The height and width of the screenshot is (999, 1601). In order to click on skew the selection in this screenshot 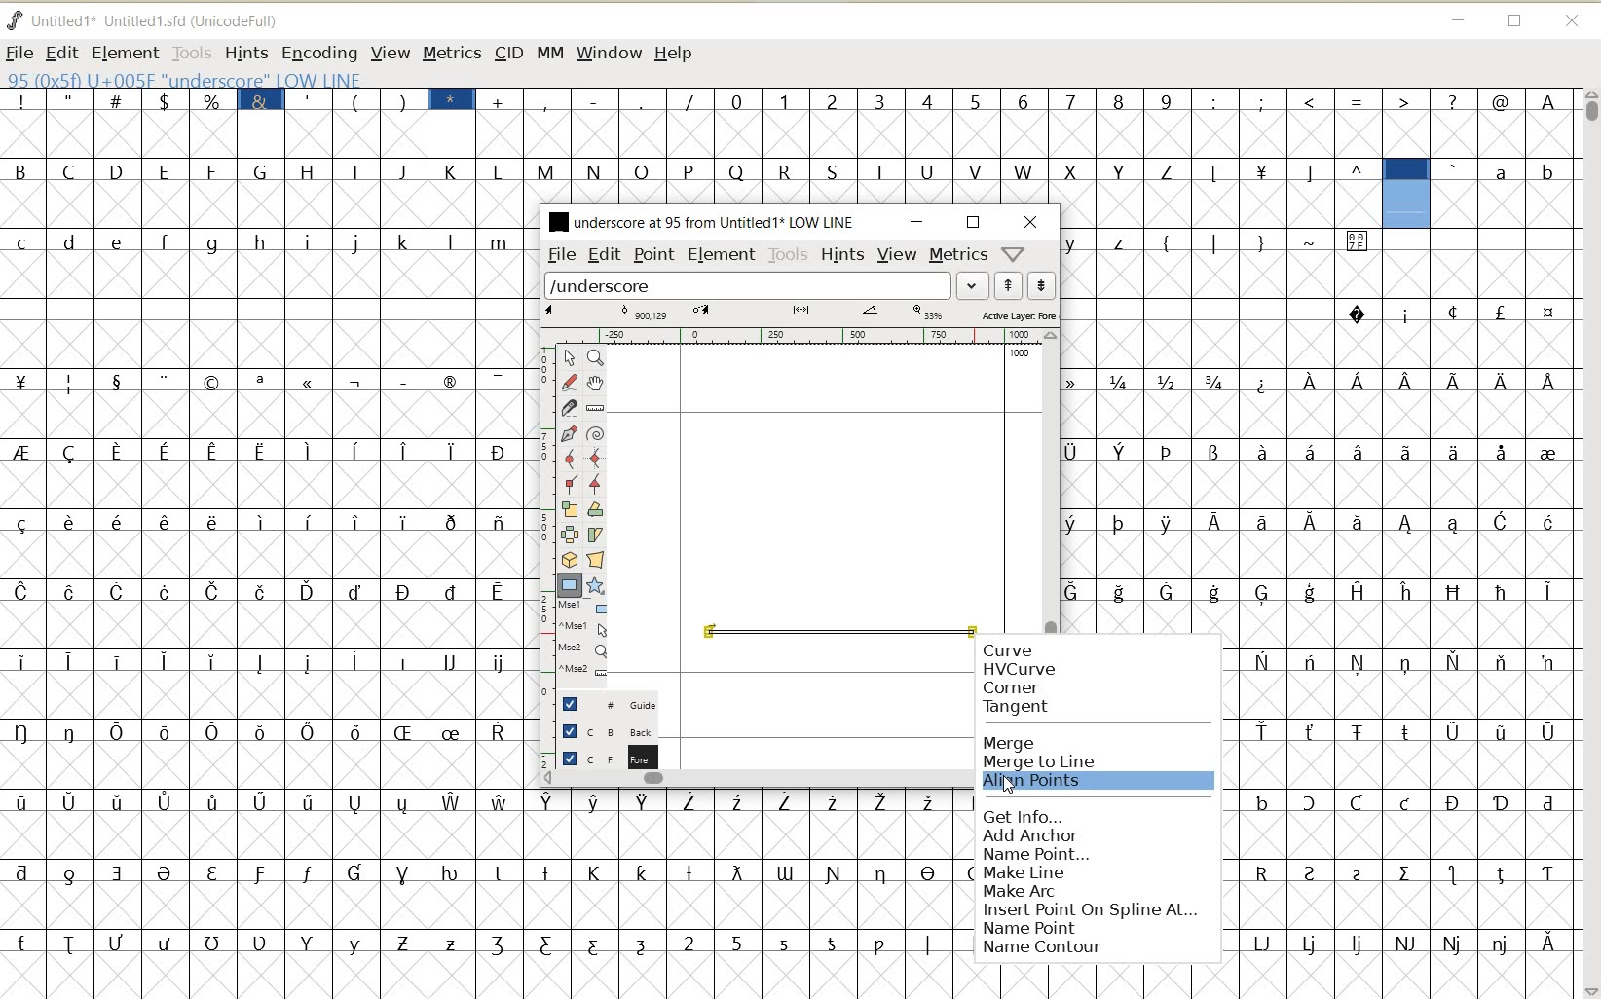, I will do `click(594, 536)`.